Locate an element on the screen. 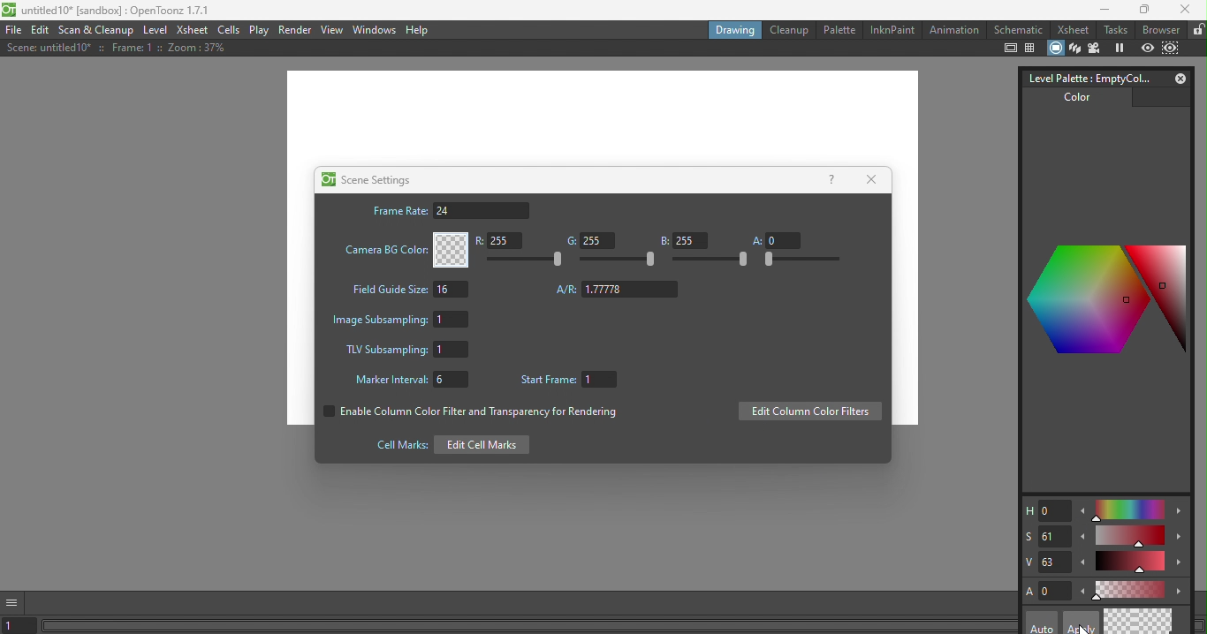 Image resolution: width=1207 pixels, height=634 pixels. Frame rate is located at coordinates (450, 210).